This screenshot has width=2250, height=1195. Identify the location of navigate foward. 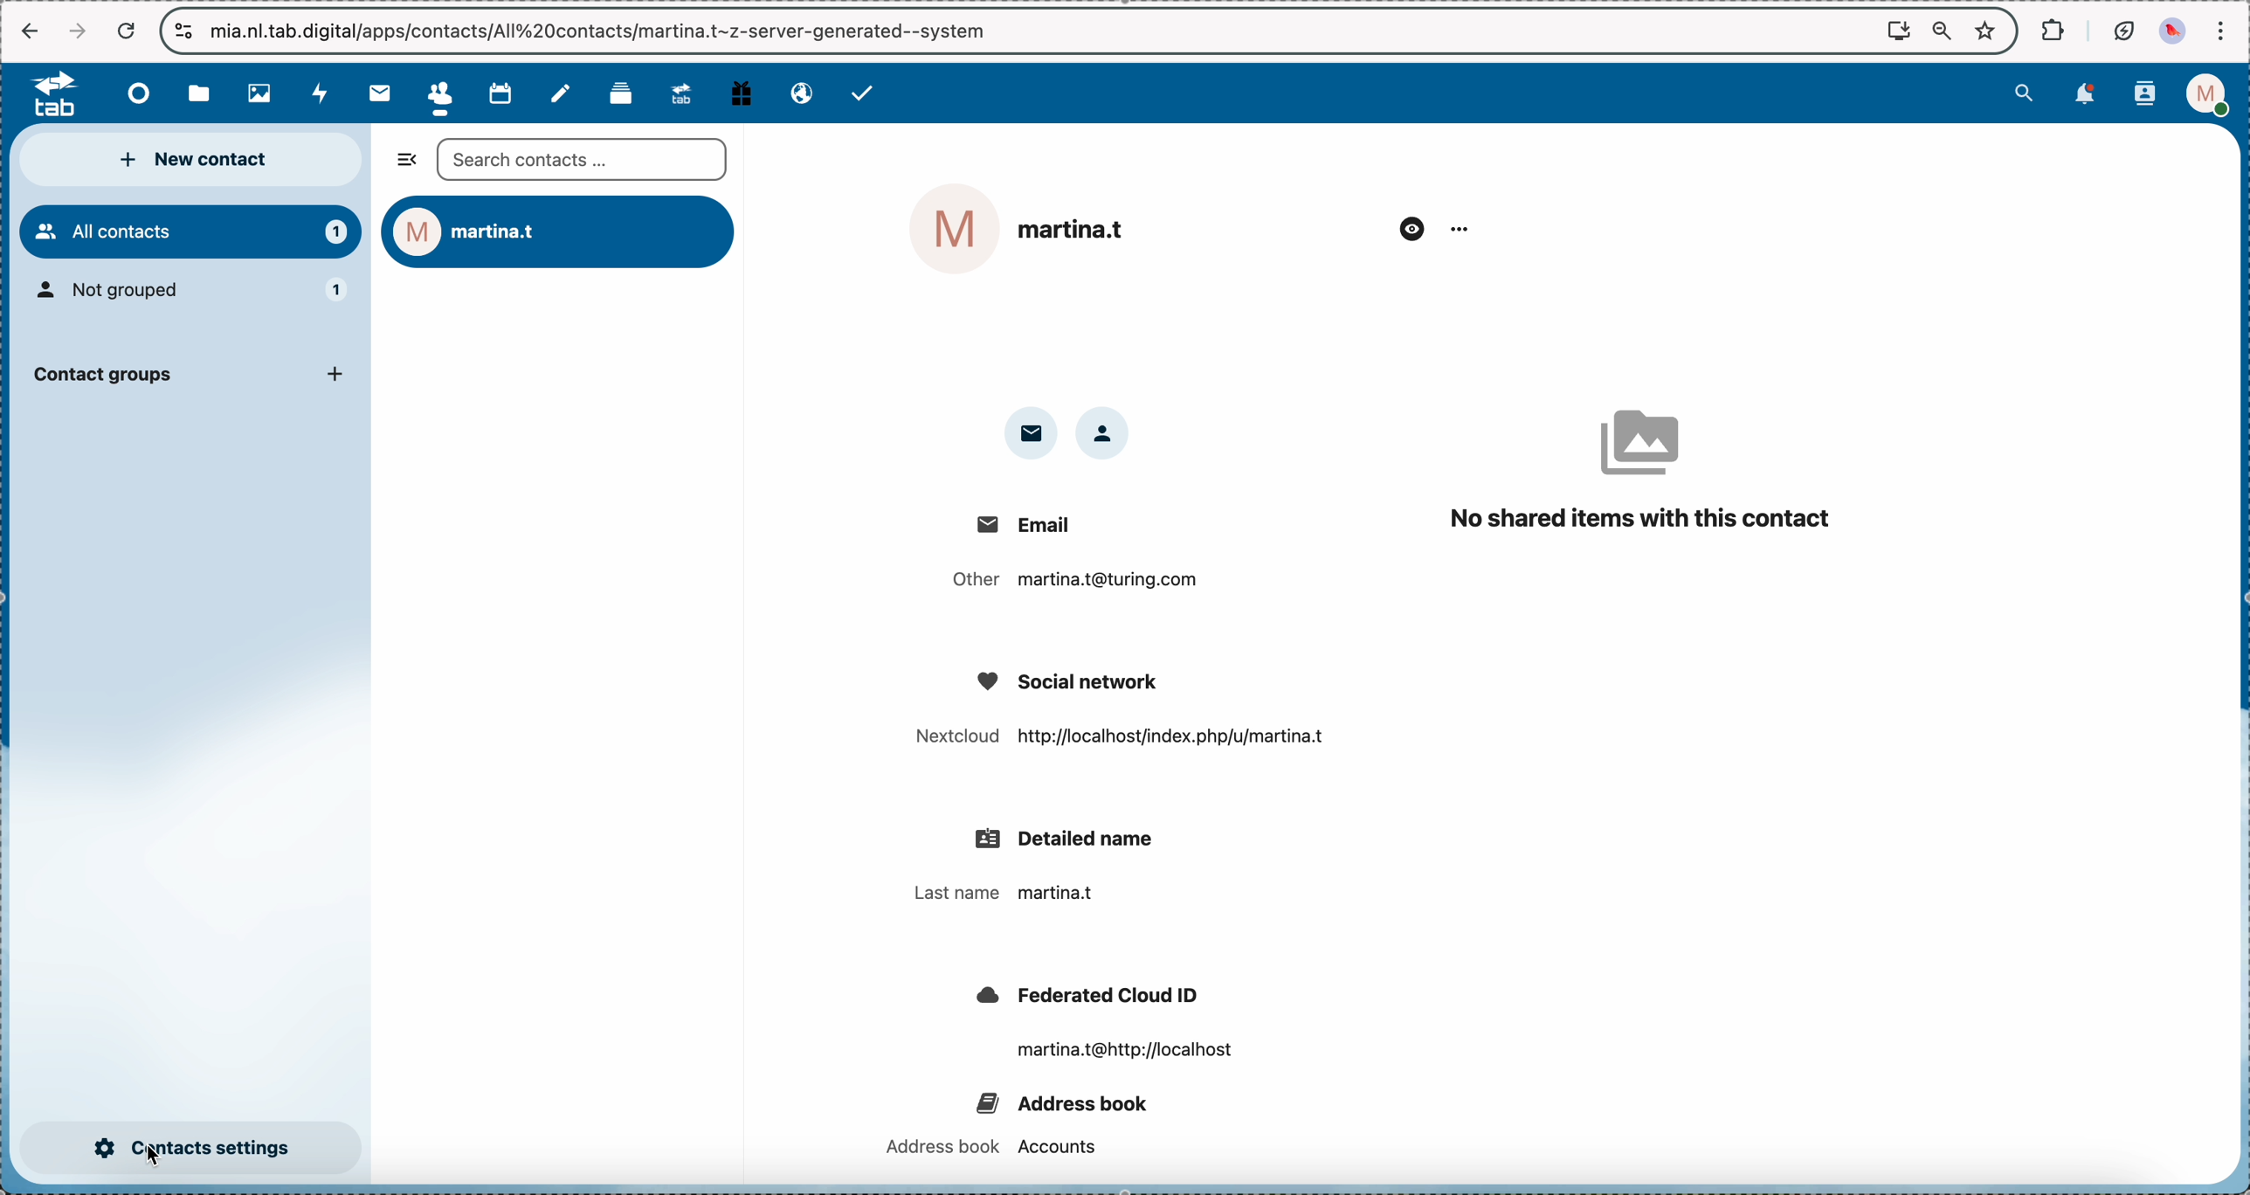
(73, 30).